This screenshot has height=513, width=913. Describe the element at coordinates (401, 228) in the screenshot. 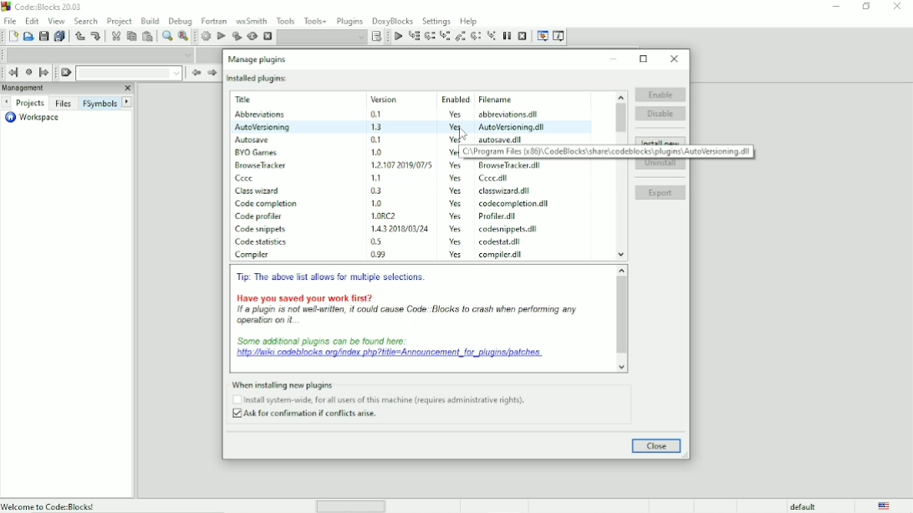

I see `1.4.3 2018/03/24` at that location.